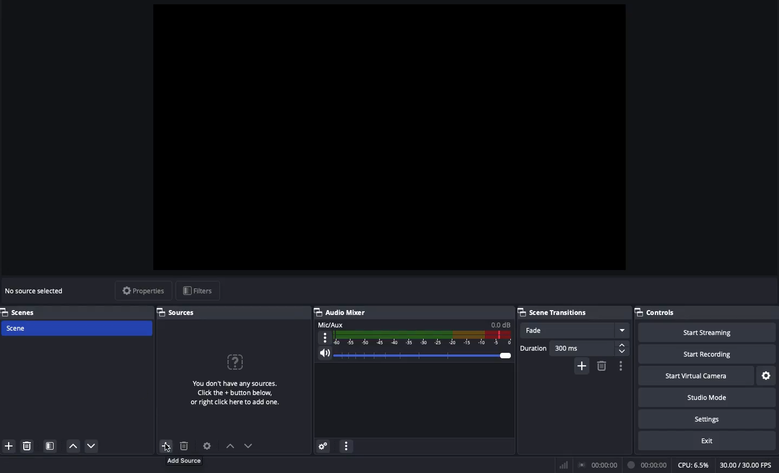 This screenshot has width=779, height=473. What do you see at coordinates (694, 465) in the screenshot?
I see `CPU` at bounding box center [694, 465].